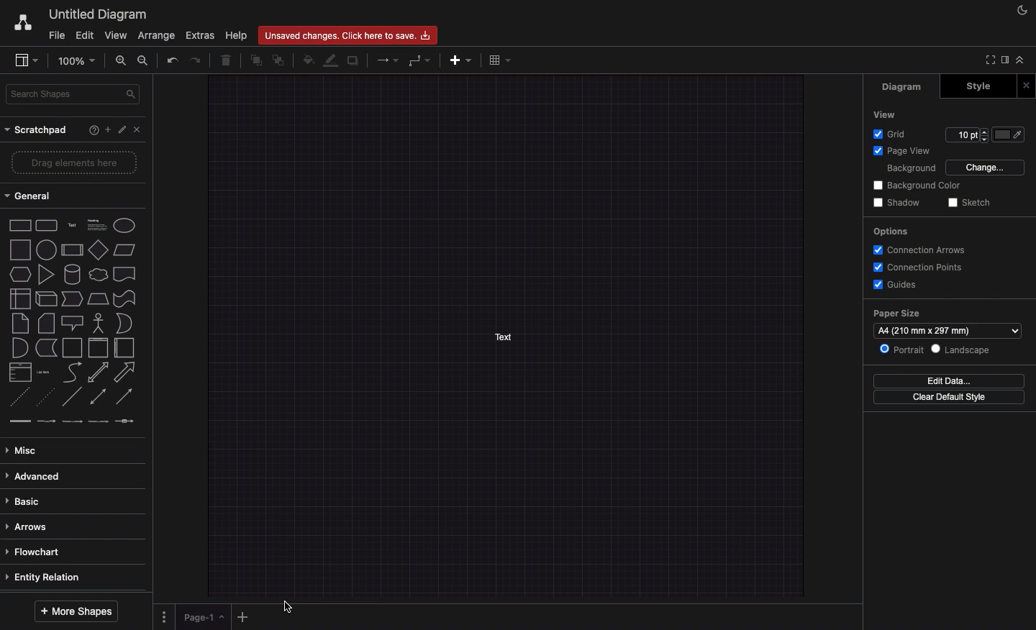 The height and width of the screenshot is (630, 1036). I want to click on Options, so click(165, 617).